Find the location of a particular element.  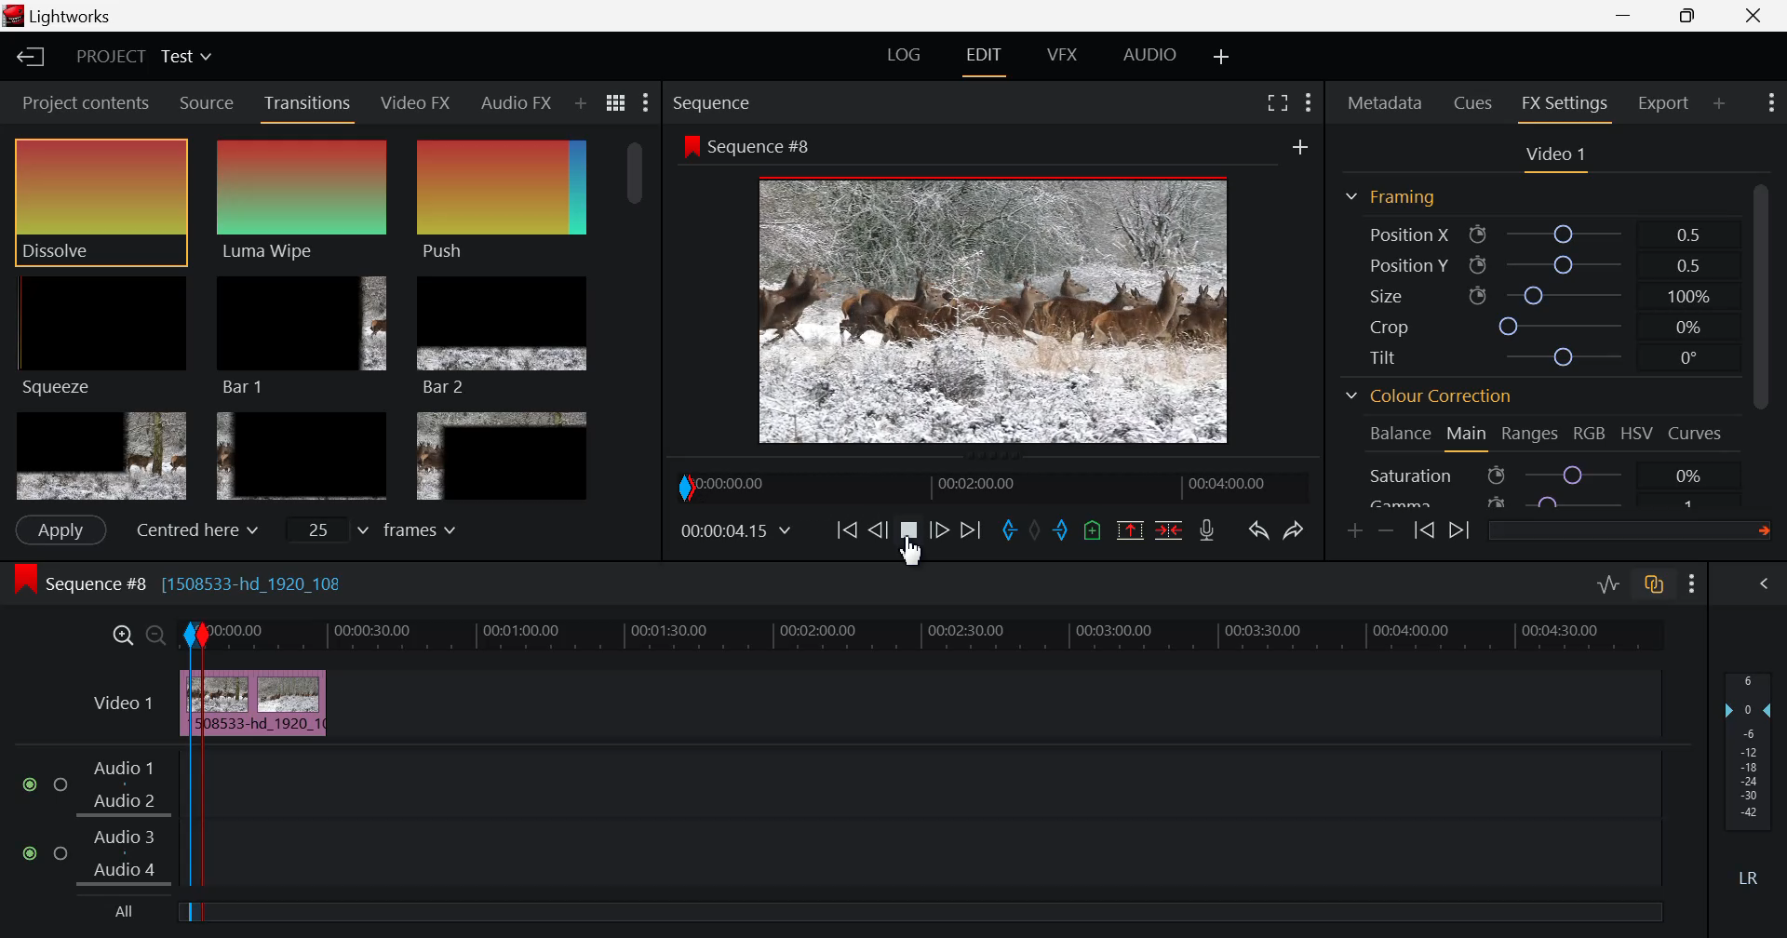

Lightworks is located at coordinates (66, 17).